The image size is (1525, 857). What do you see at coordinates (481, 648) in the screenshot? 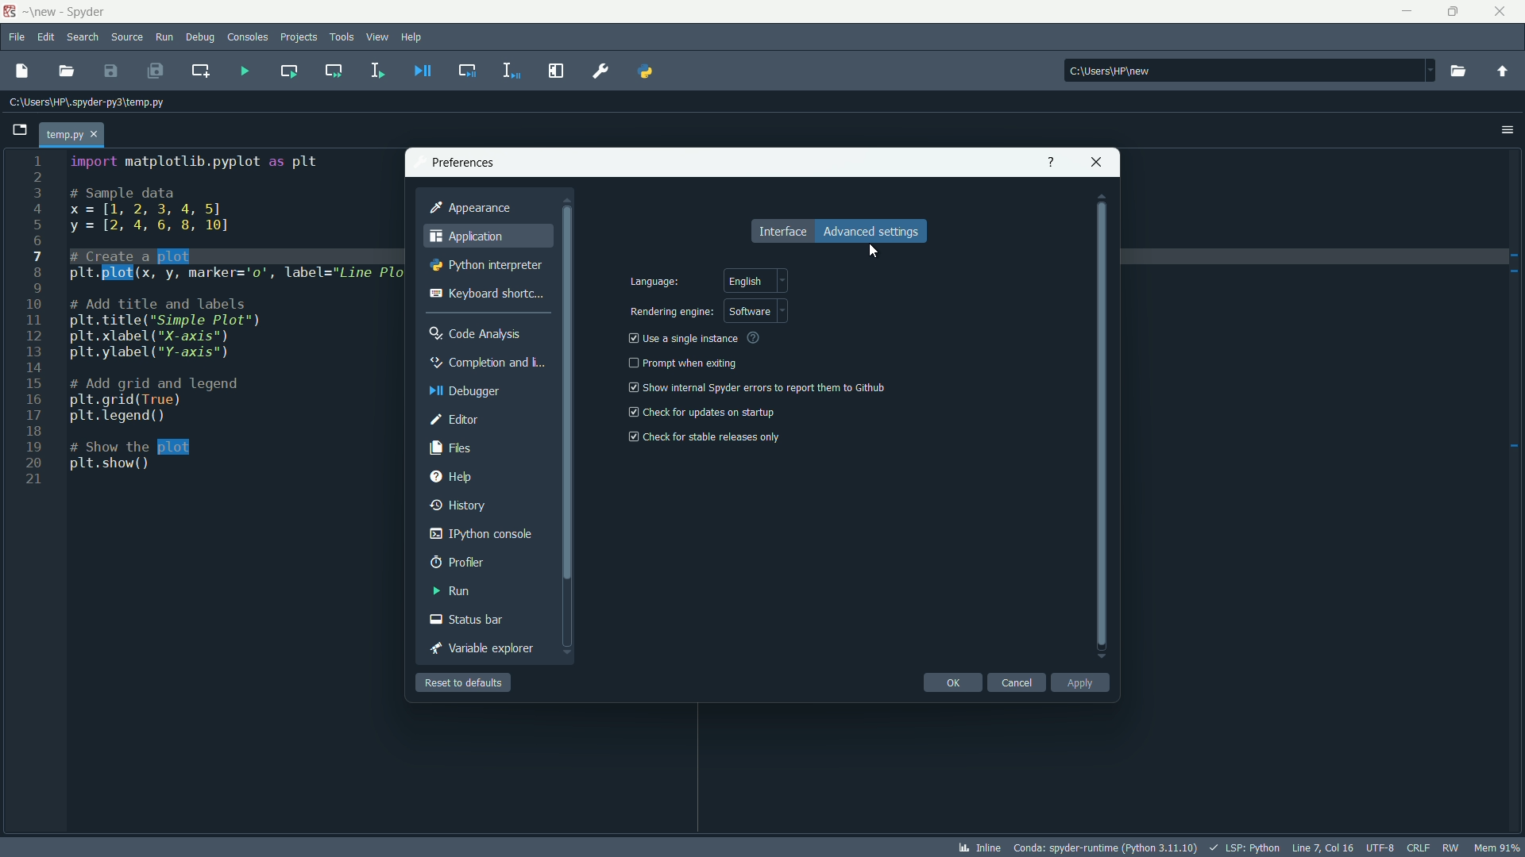
I see `variable explorer` at bounding box center [481, 648].